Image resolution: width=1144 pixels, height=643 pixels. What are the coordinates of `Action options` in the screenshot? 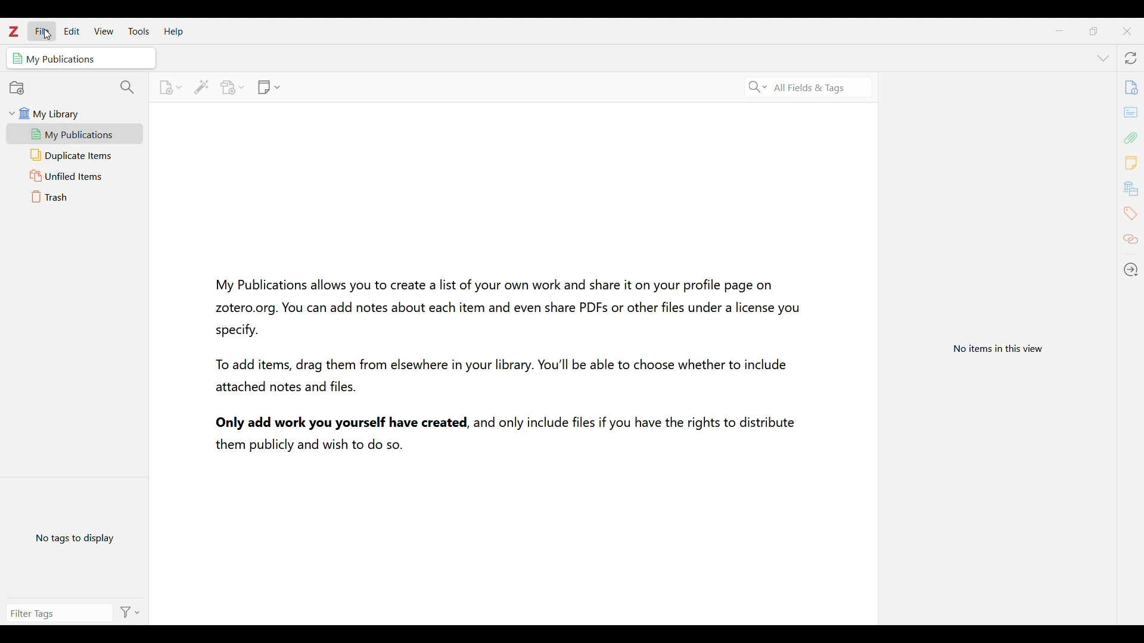 It's located at (129, 612).